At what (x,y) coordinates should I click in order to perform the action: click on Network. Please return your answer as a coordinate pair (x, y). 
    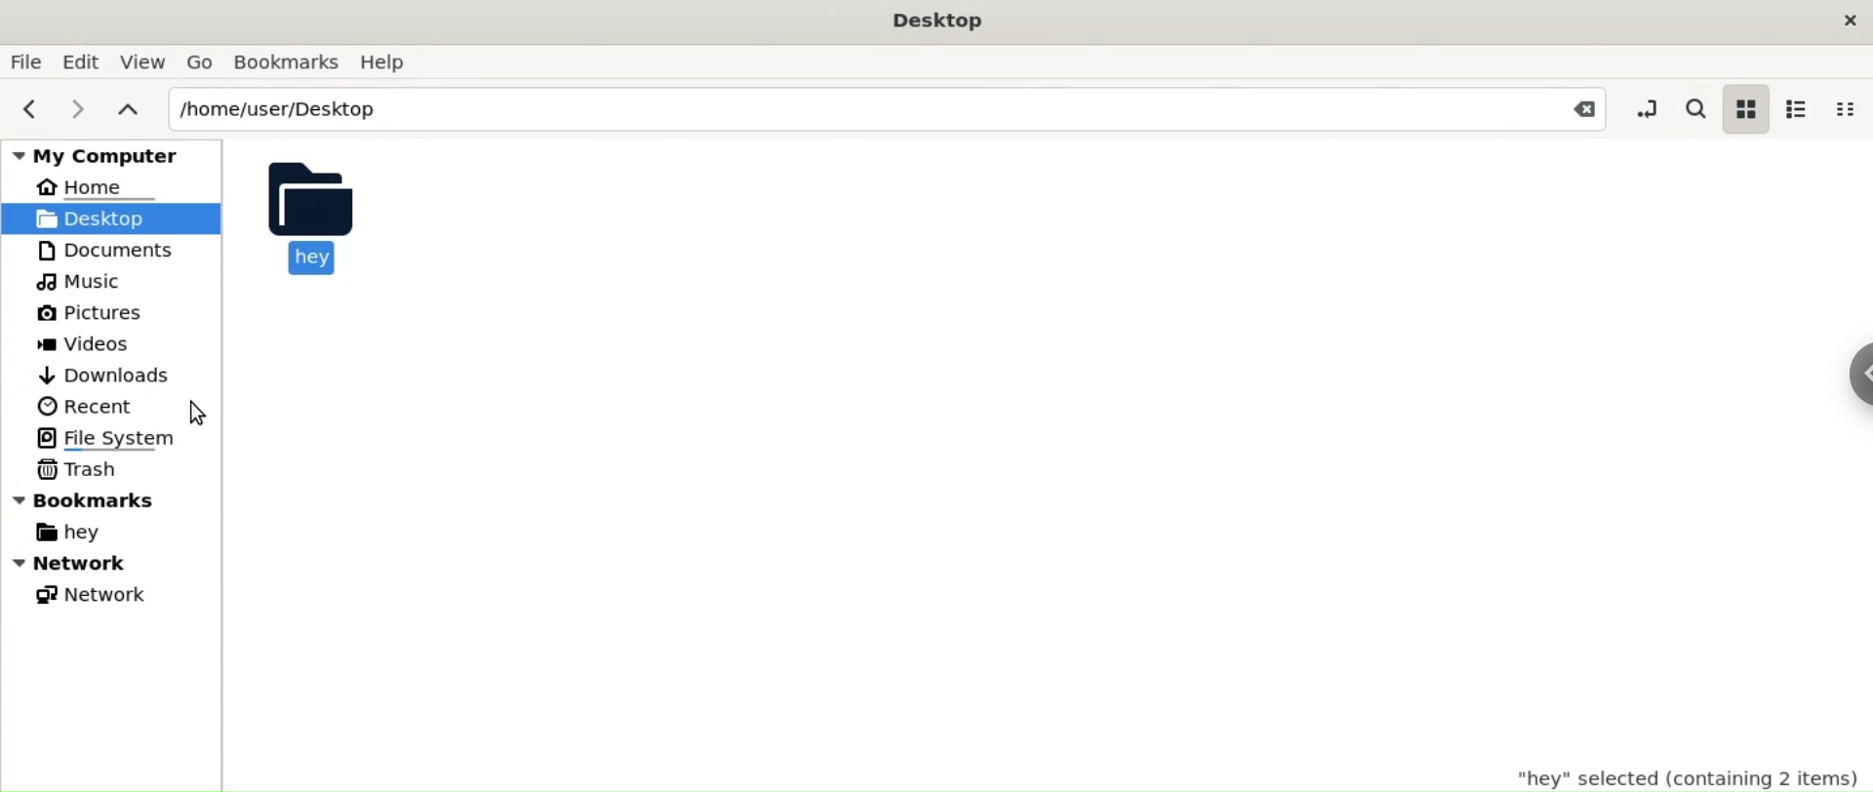
    Looking at the image, I should click on (113, 563).